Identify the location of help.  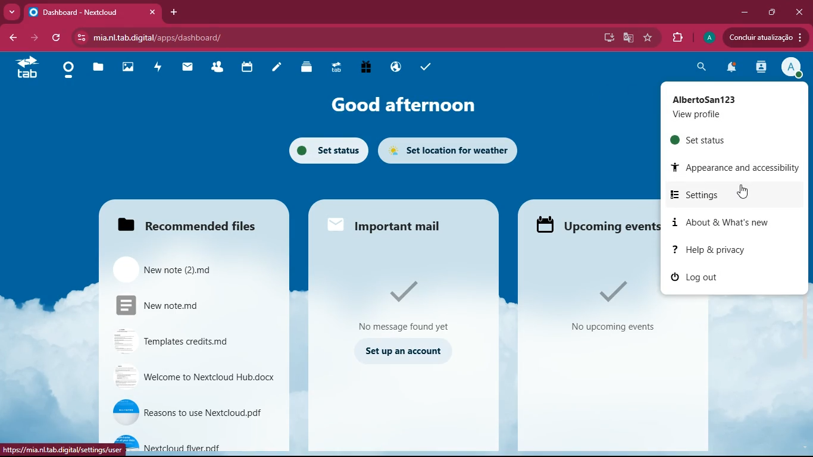
(727, 250).